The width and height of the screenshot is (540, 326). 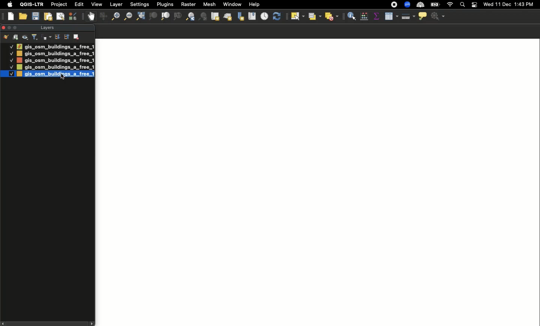 I want to click on Notification, so click(x=473, y=5).